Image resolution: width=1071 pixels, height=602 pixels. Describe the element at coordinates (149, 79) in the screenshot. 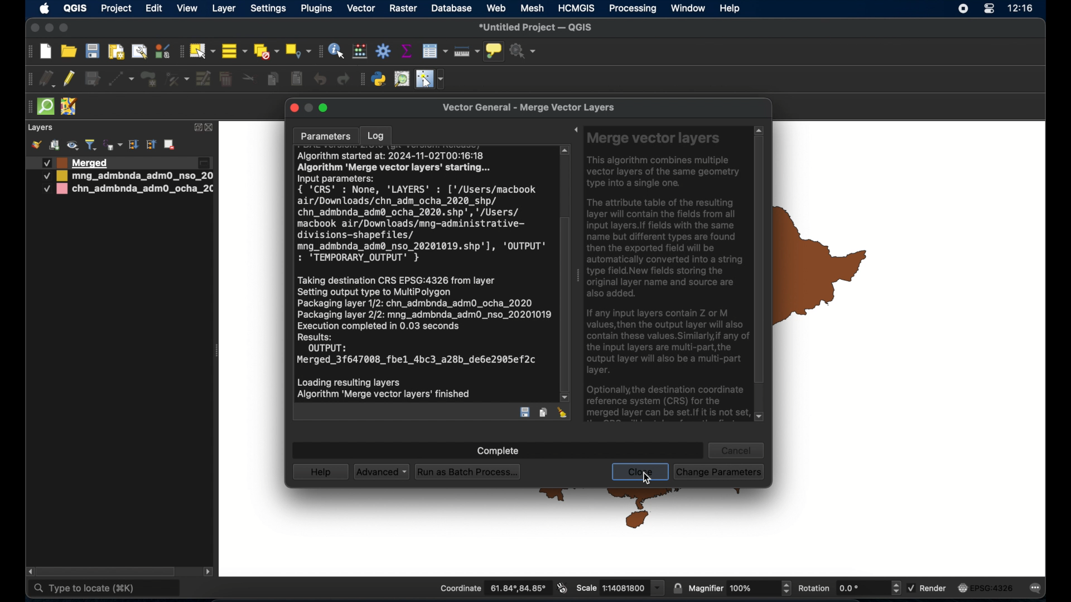

I see `add polygon feature` at that location.